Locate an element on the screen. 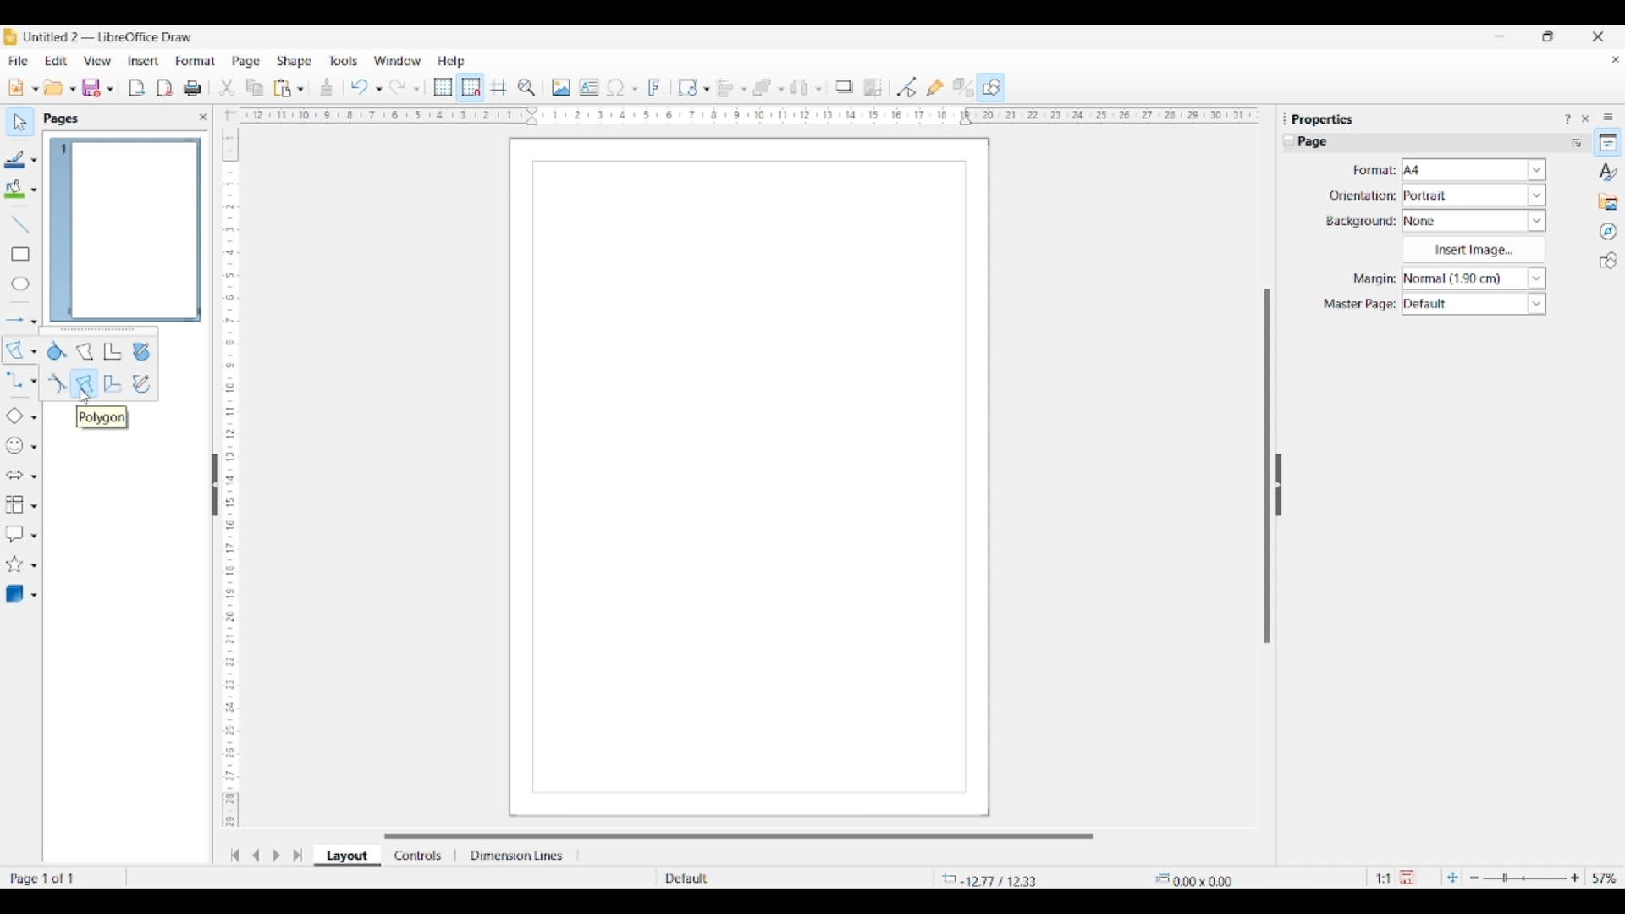 This screenshot has height=914, width=1625. Selected arrow is located at coordinates (15, 321).